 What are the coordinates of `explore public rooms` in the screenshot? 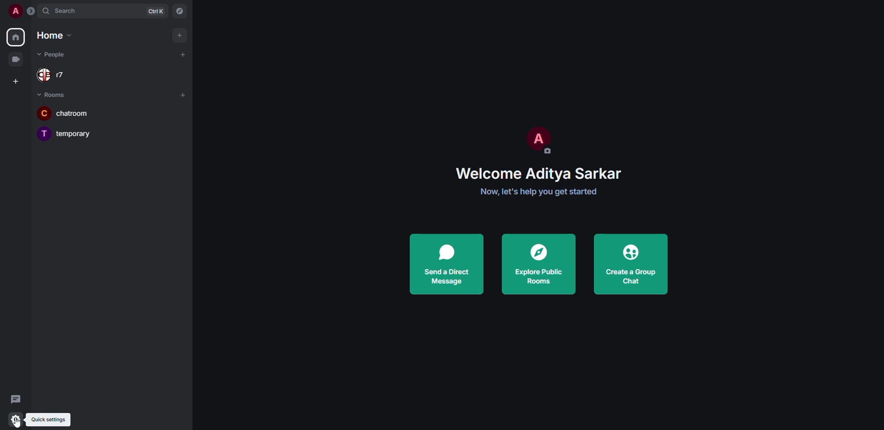 It's located at (541, 262).